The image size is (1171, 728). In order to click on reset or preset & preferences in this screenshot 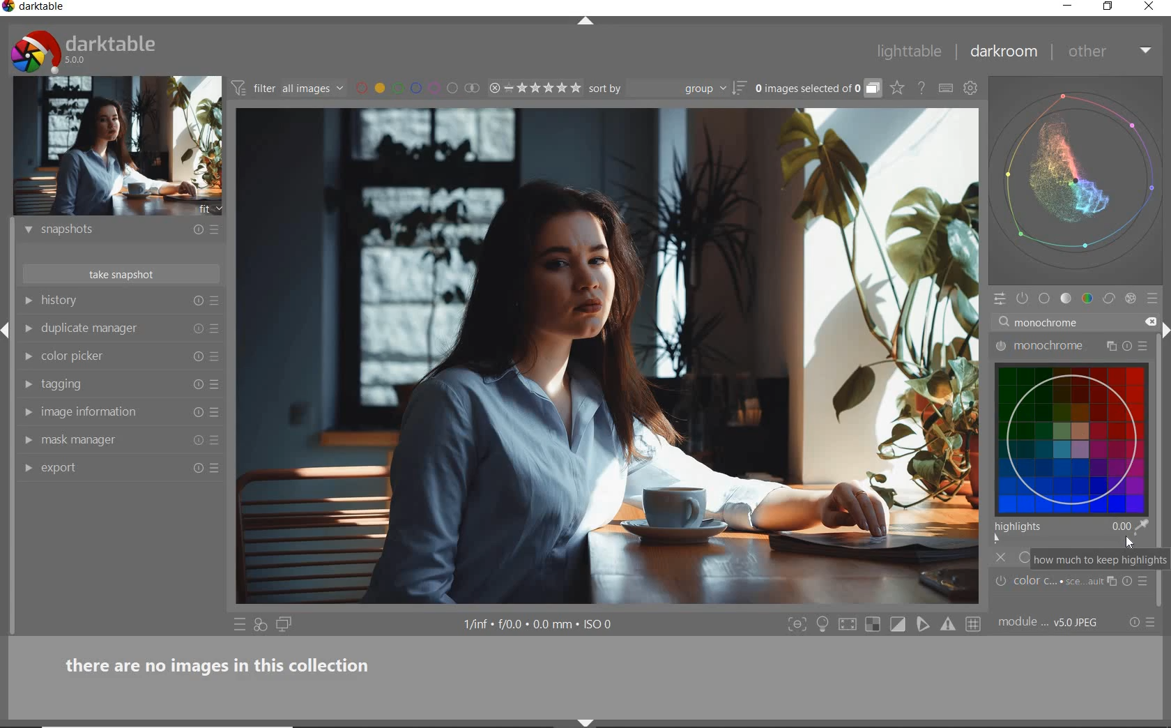, I will do `click(1144, 623)`.